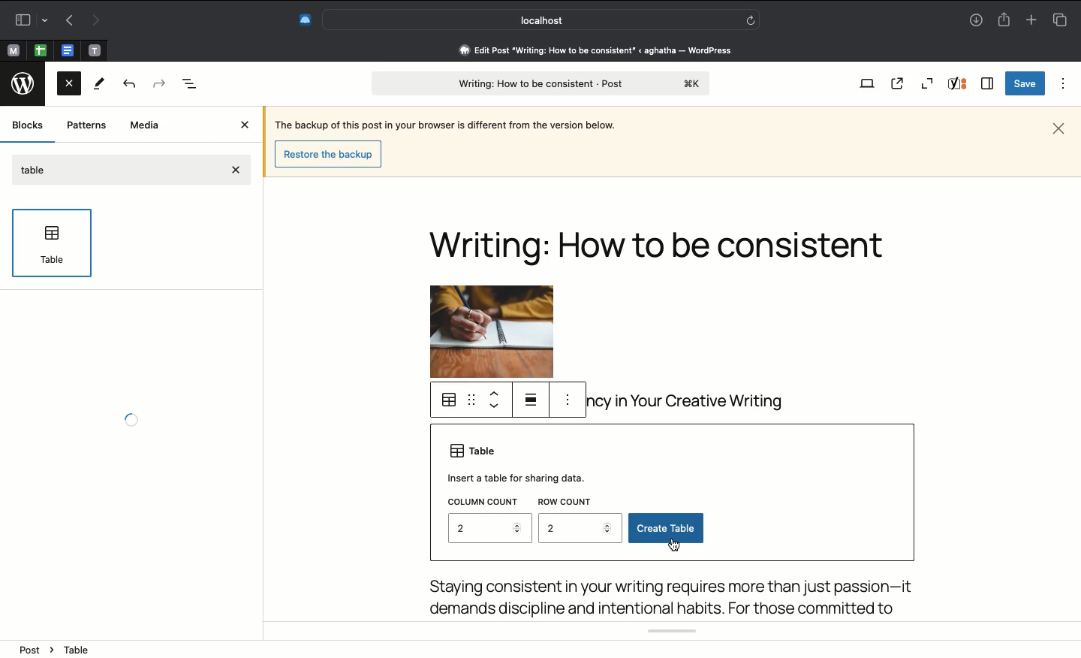 The height and width of the screenshot is (658, 1081). Describe the element at coordinates (94, 22) in the screenshot. I see `Next page` at that location.